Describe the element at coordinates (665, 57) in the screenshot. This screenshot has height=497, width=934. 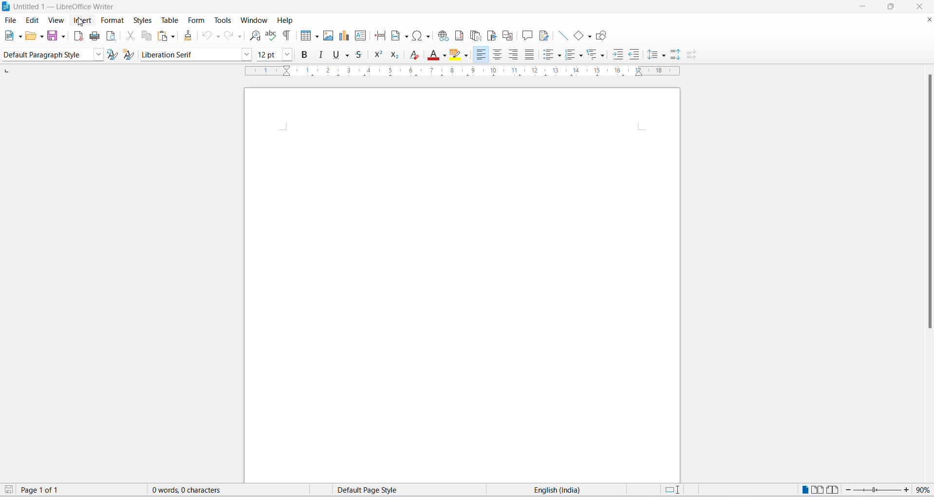
I see `line spacing options` at that location.